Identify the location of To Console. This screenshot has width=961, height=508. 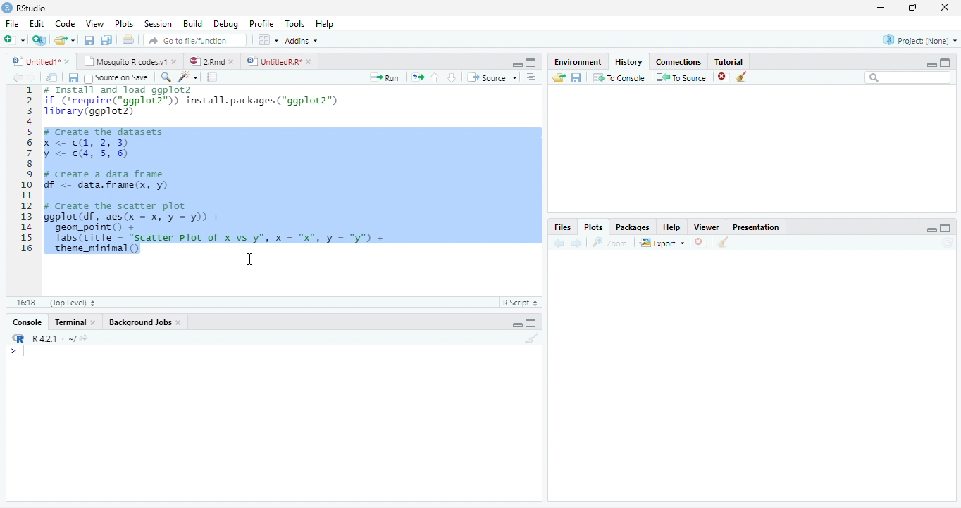
(619, 78).